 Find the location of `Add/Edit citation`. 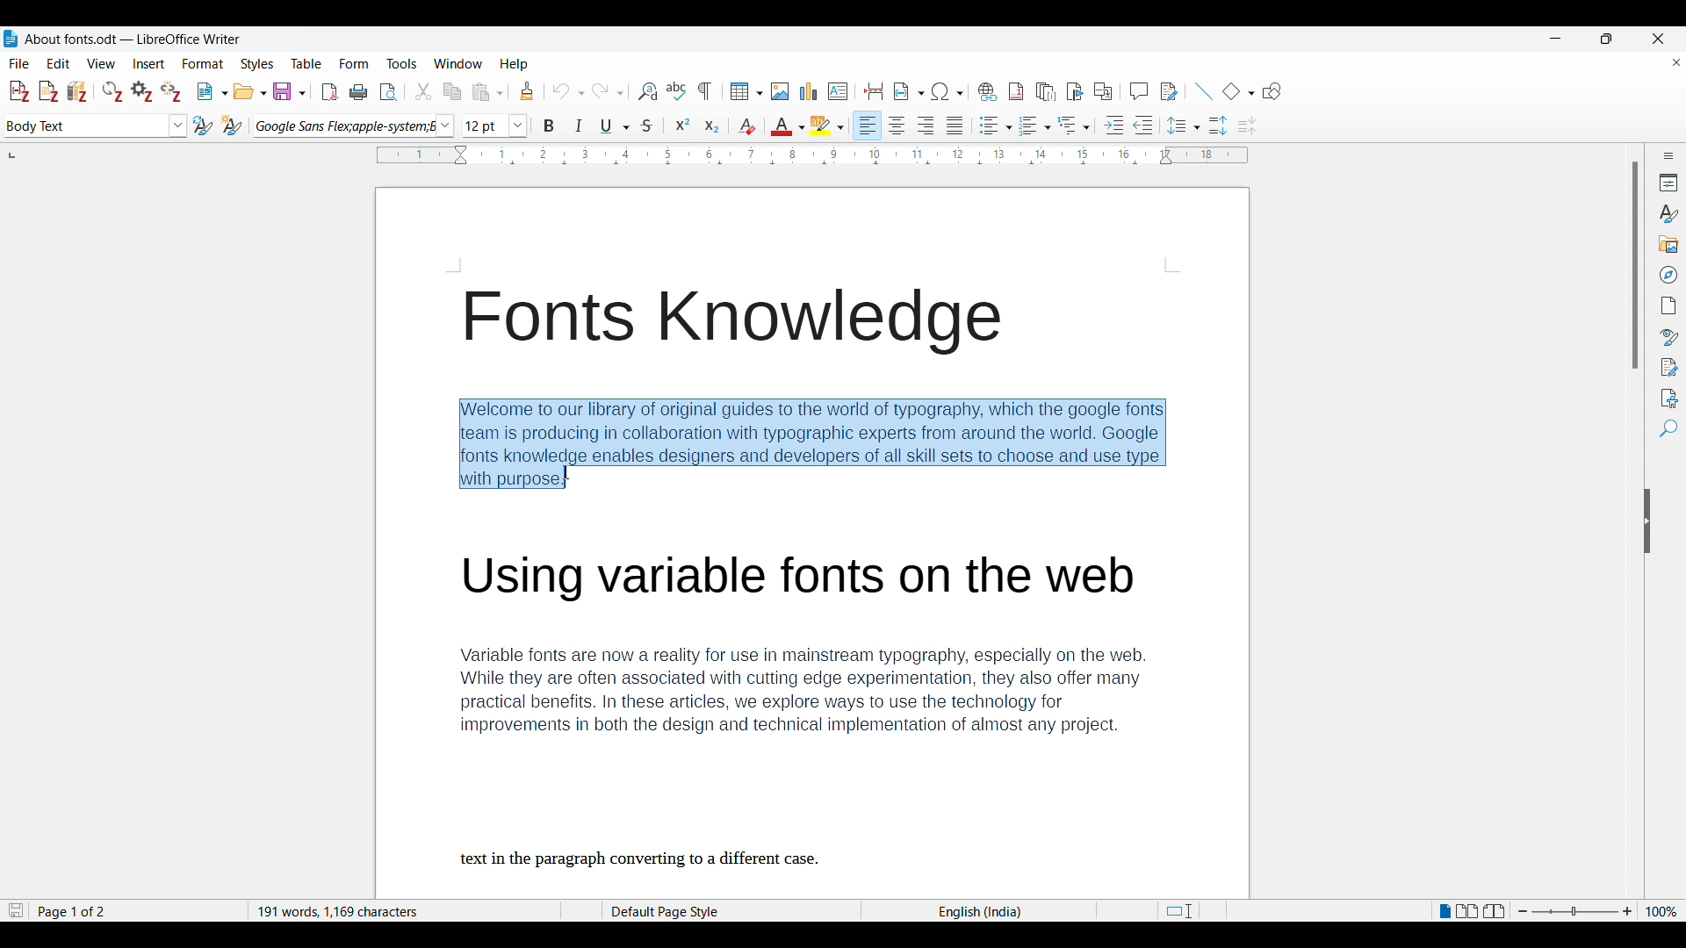

Add/Edit citation is located at coordinates (19, 91).